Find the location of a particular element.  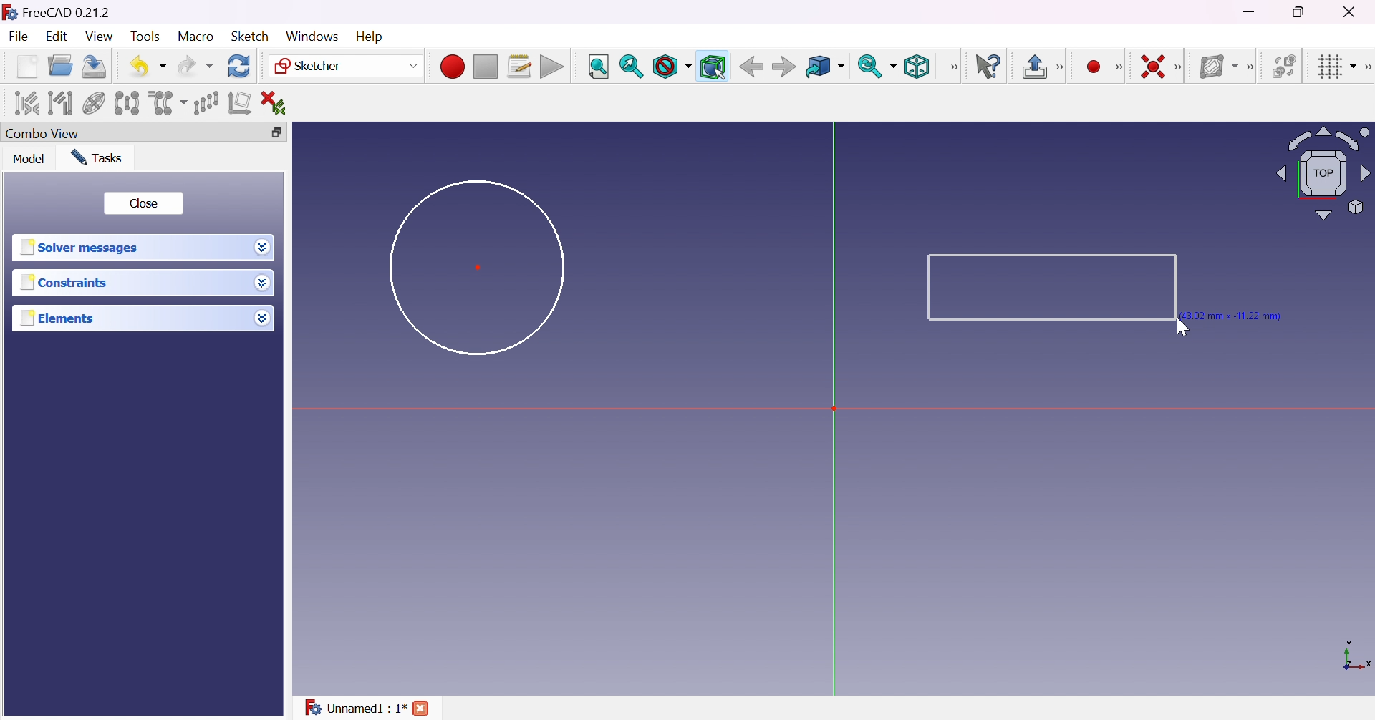

Fit selection is located at coordinates (631, 67).